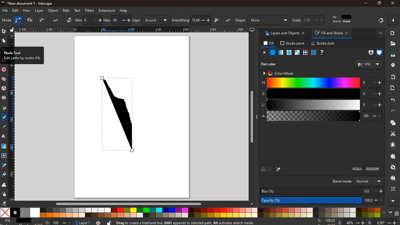  I want to click on close, so click(394, 21).